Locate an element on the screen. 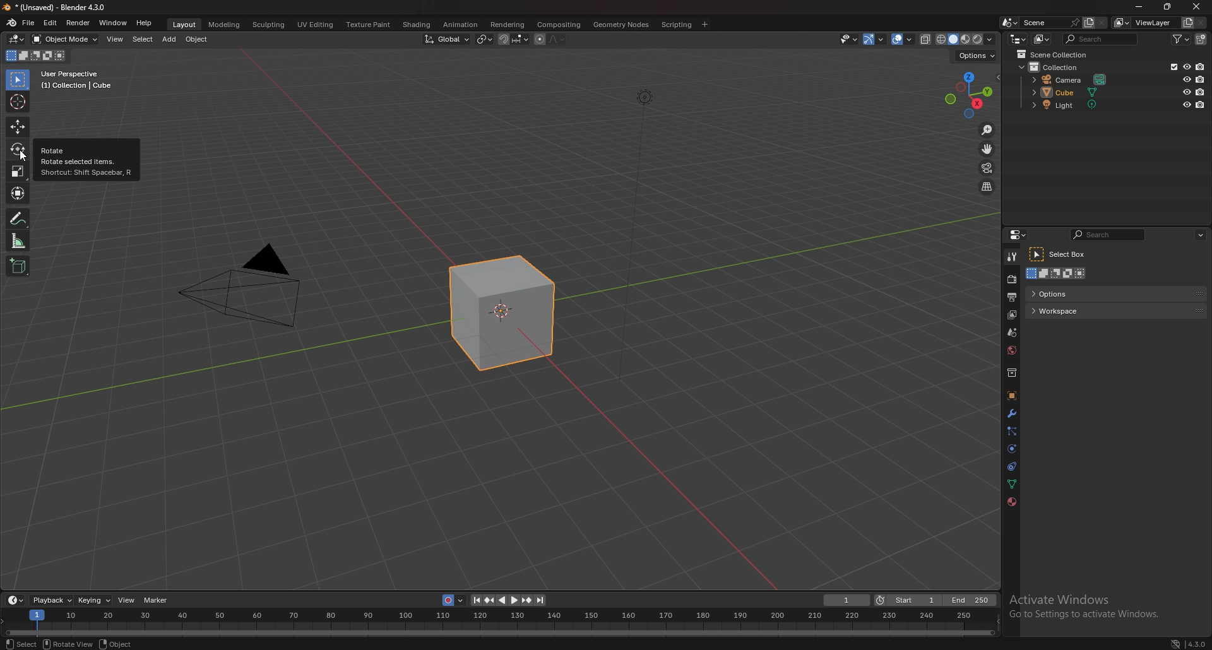 The width and height of the screenshot is (1212, 650). ‘Shortcut: Shift Spacebar, R is located at coordinates (86, 172).